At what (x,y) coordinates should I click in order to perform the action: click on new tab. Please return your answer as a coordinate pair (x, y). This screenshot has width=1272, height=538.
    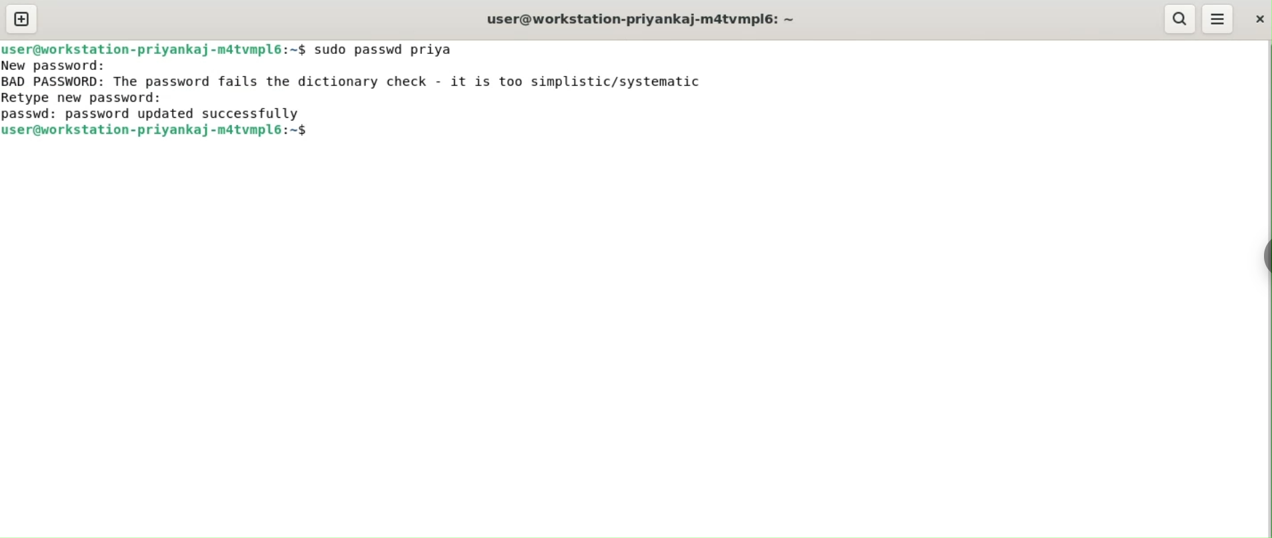
    Looking at the image, I should click on (21, 19).